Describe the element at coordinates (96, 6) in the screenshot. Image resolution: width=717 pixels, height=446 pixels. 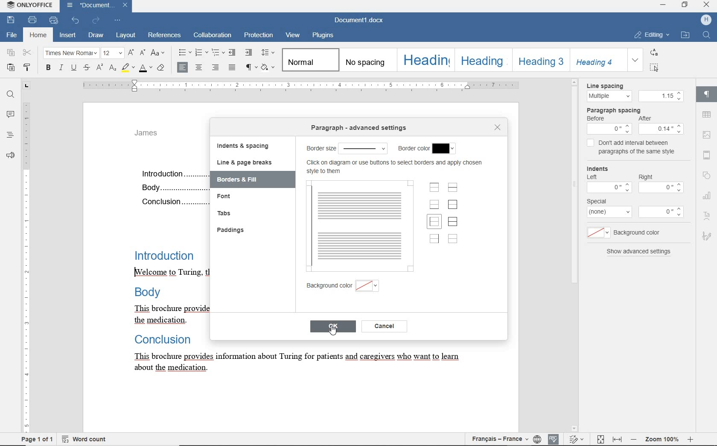
I see `document name` at that location.